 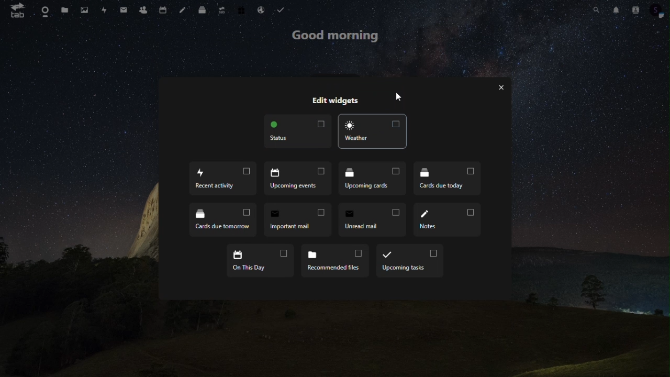 I want to click on tasks, so click(x=281, y=9).